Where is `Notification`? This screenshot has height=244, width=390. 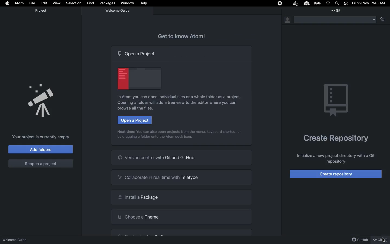 Notification is located at coordinates (346, 3).